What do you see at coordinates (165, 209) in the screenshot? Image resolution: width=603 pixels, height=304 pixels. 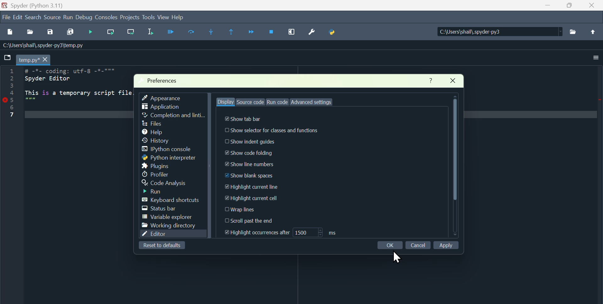 I see `Status bar` at bounding box center [165, 209].